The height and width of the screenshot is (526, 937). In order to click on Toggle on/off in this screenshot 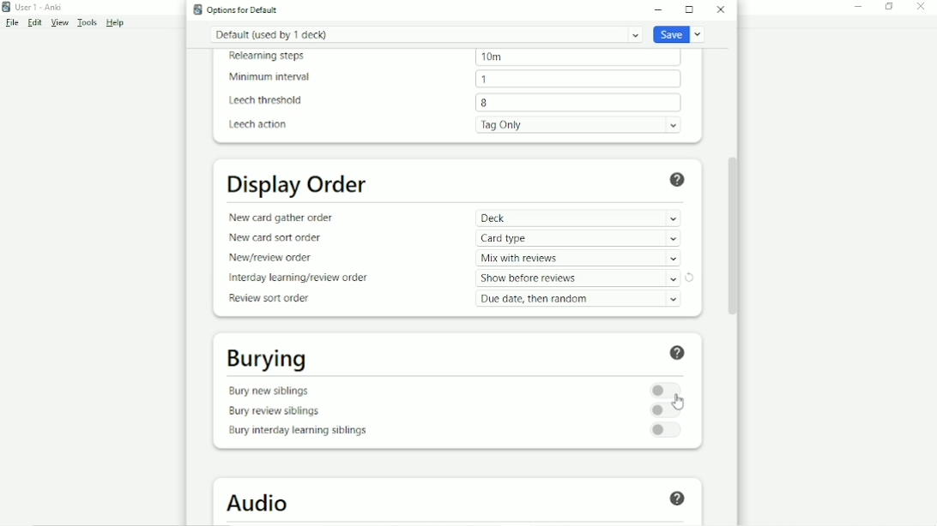, I will do `click(665, 410)`.